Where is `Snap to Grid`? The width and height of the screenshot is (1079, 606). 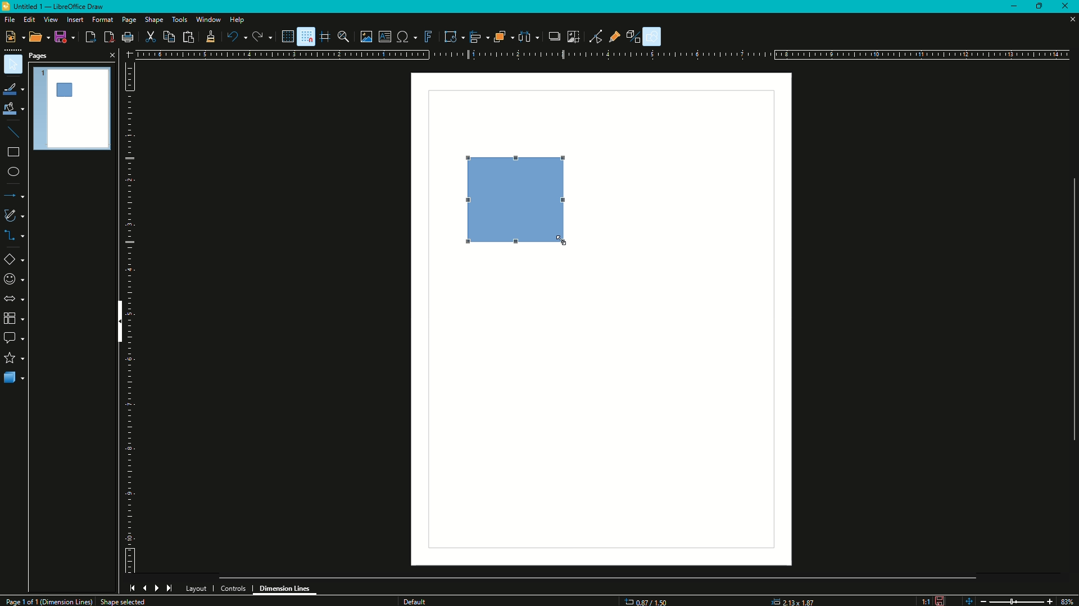 Snap to Grid is located at coordinates (305, 37).